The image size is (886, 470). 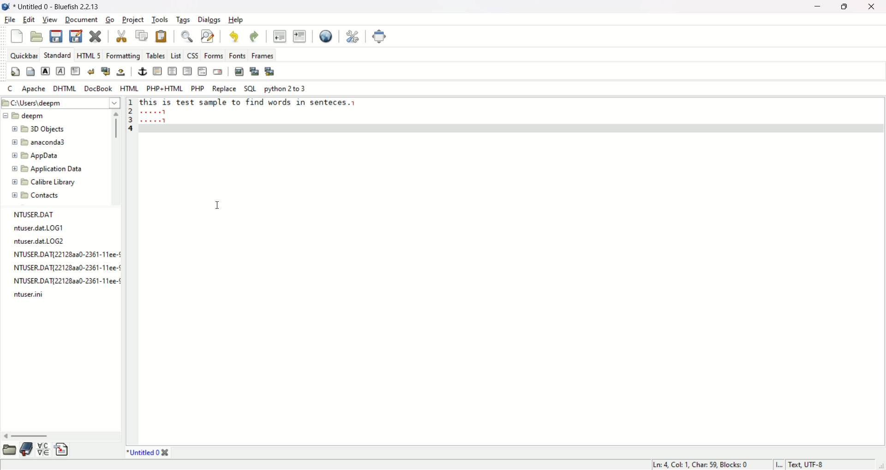 I want to click on l..., so click(x=779, y=464).